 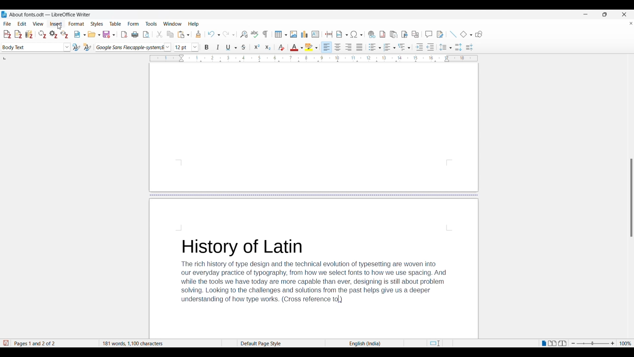 I want to click on , so click(x=630, y=199).